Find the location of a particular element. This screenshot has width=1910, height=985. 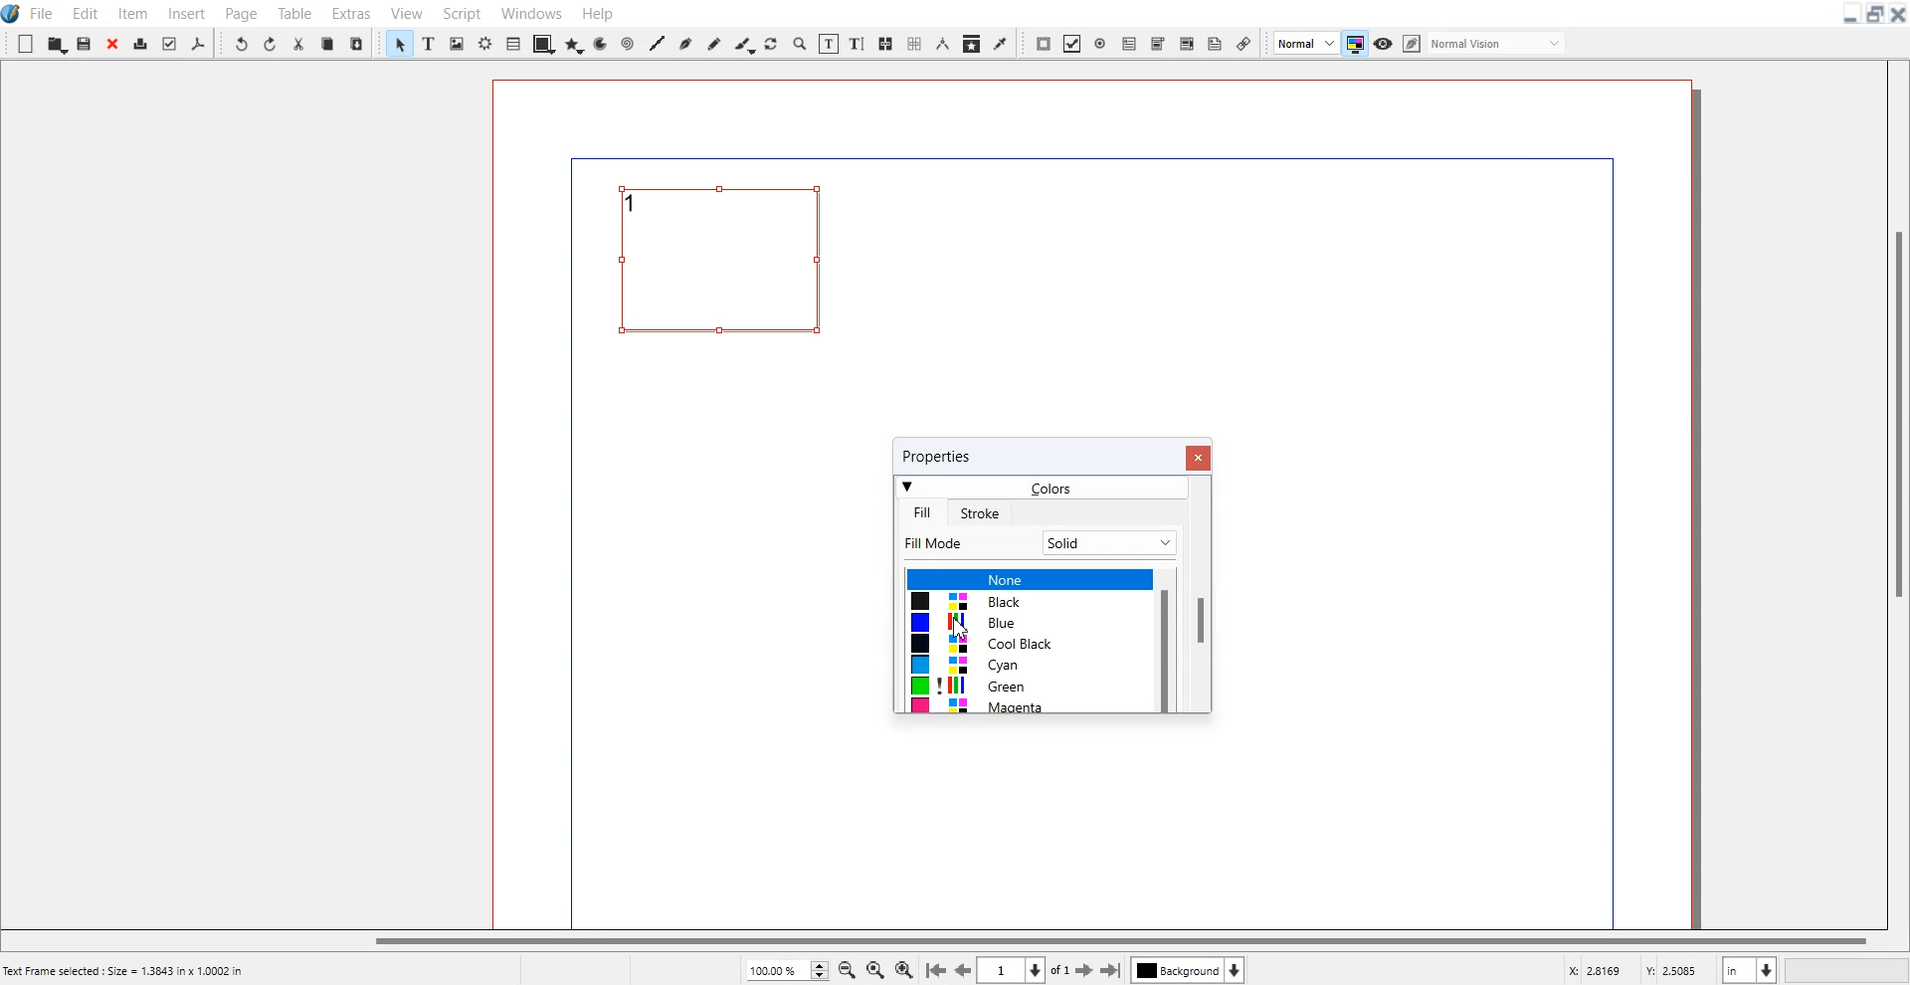

Shape is located at coordinates (544, 43).